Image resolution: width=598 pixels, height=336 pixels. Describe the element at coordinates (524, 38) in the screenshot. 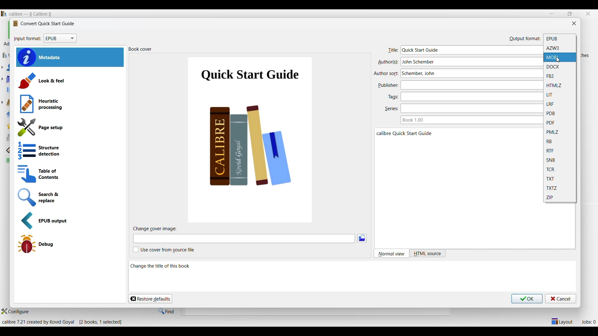

I see `output format` at that location.